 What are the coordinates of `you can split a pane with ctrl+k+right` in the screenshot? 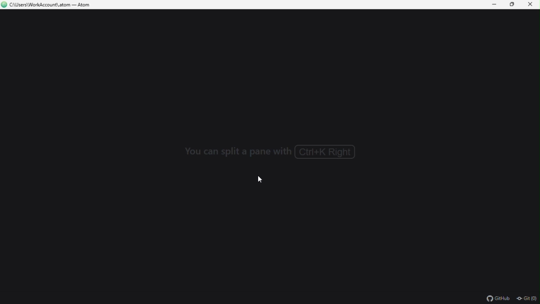 It's located at (277, 149).